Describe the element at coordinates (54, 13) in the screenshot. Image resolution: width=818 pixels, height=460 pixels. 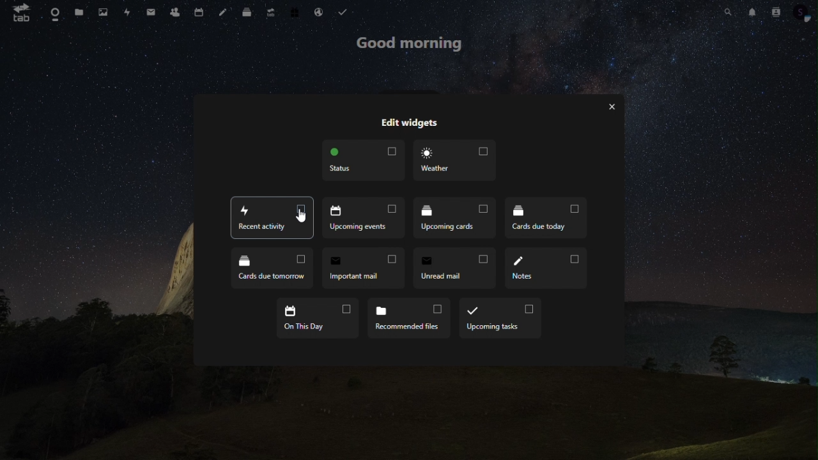
I see `dashboard` at that location.